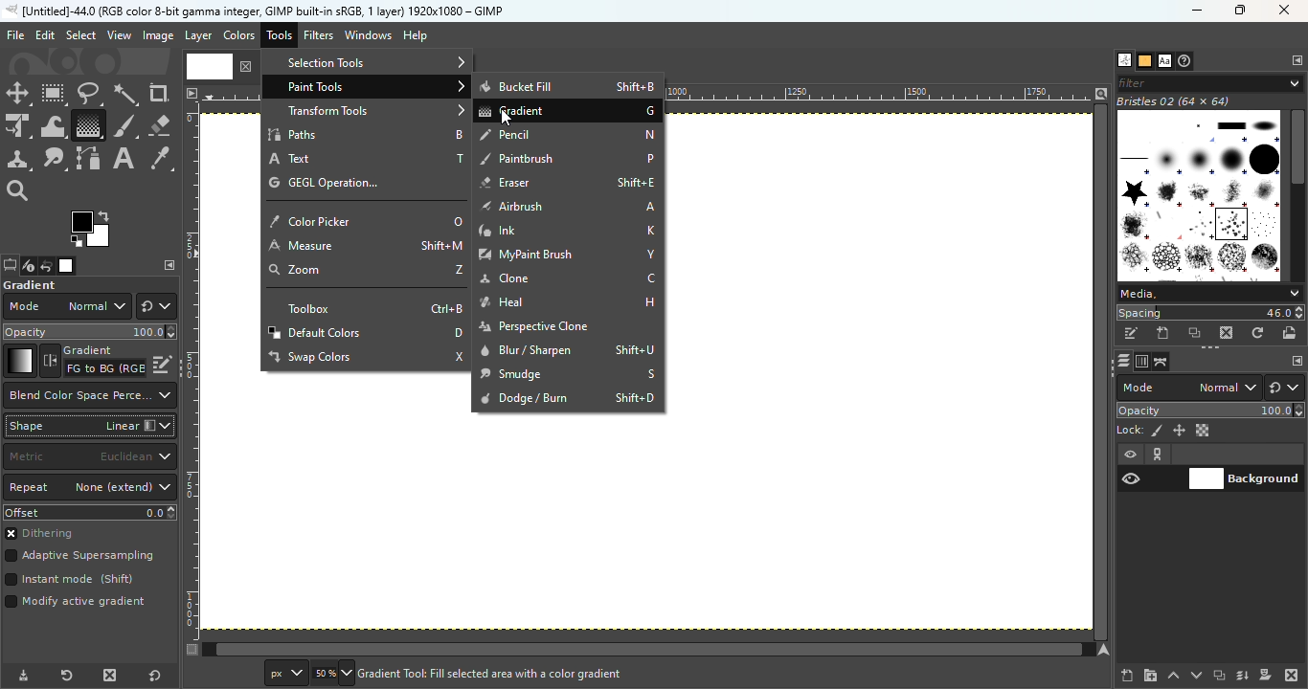 This screenshot has height=689, width=1308. I want to click on Instant mode, so click(68, 581).